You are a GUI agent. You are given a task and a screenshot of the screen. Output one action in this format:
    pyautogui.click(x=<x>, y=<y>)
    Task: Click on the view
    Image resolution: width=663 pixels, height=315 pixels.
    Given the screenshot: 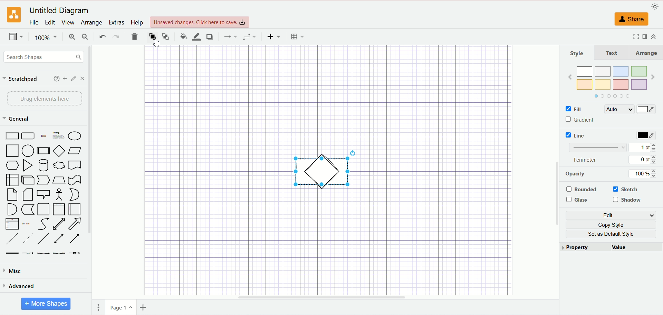 What is the action you would take?
    pyautogui.click(x=69, y=23)
    